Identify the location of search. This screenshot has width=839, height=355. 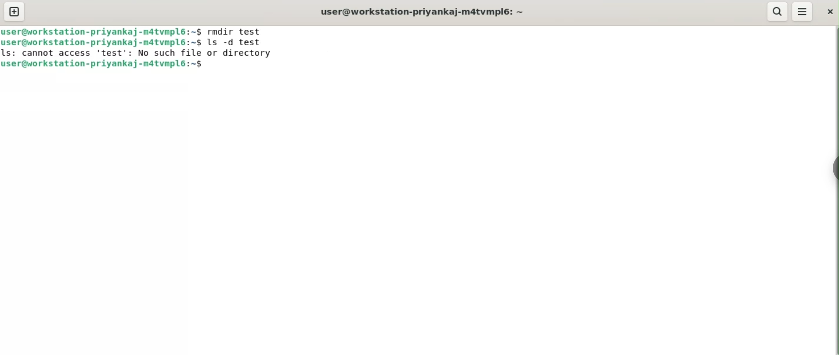
(777, 12).